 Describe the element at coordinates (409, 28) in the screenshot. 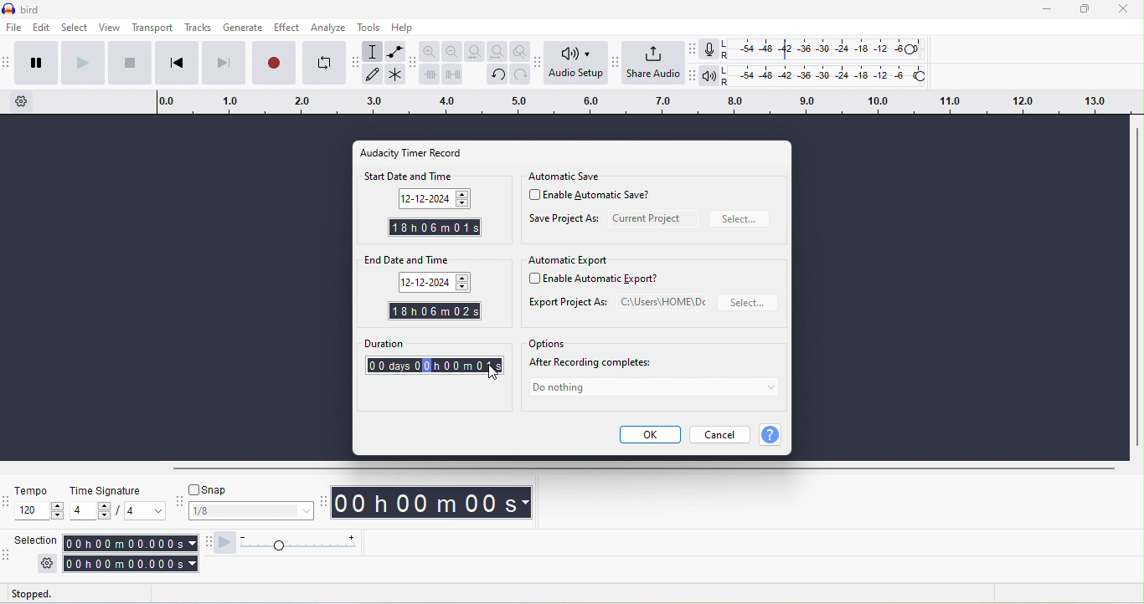

I see `help` at that location.